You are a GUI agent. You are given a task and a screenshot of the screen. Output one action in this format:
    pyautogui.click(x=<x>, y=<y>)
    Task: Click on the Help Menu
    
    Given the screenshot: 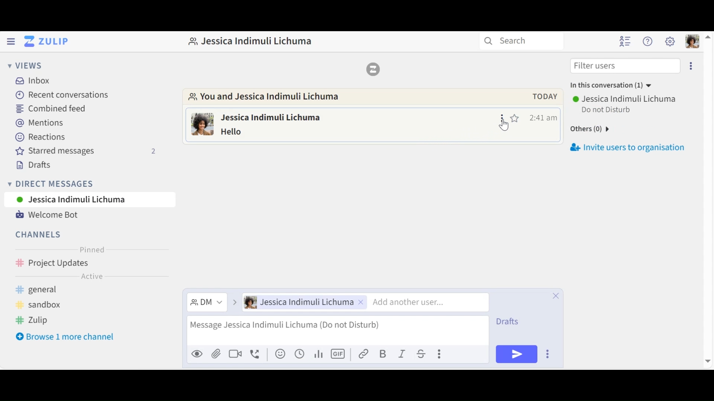 What is the action you would take?
    pyautogui.click(x=648, y=41)
    